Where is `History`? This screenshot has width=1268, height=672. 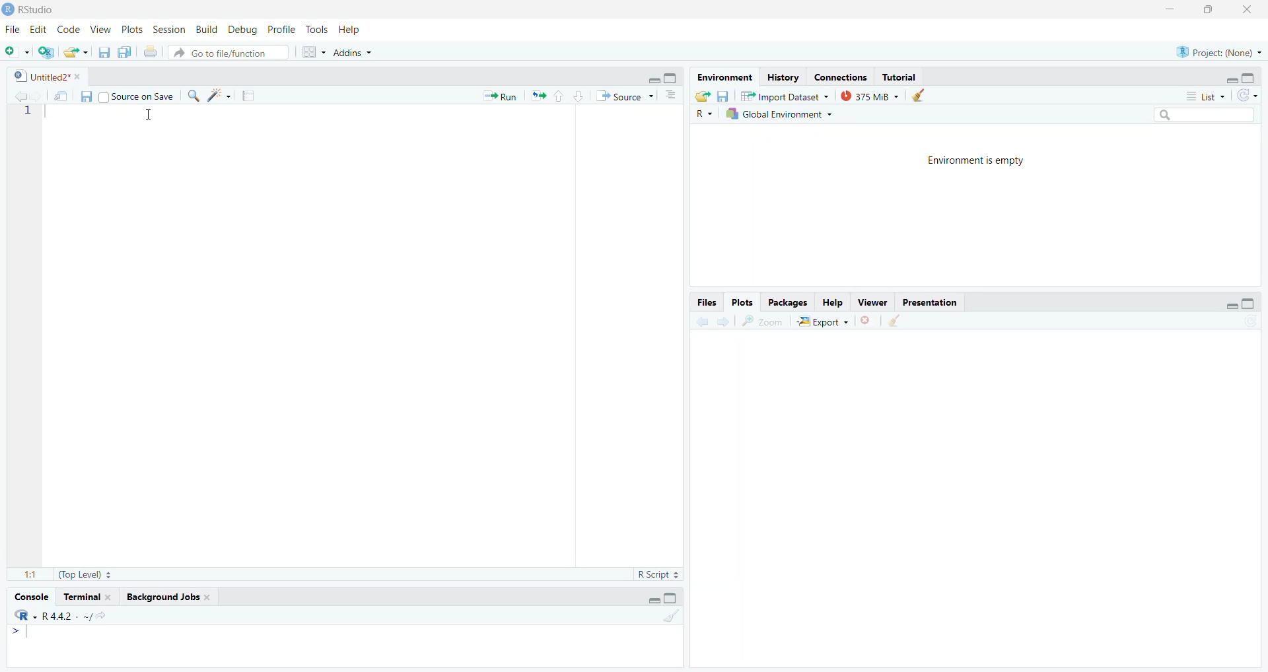
History is located at coordinates (782, 77).